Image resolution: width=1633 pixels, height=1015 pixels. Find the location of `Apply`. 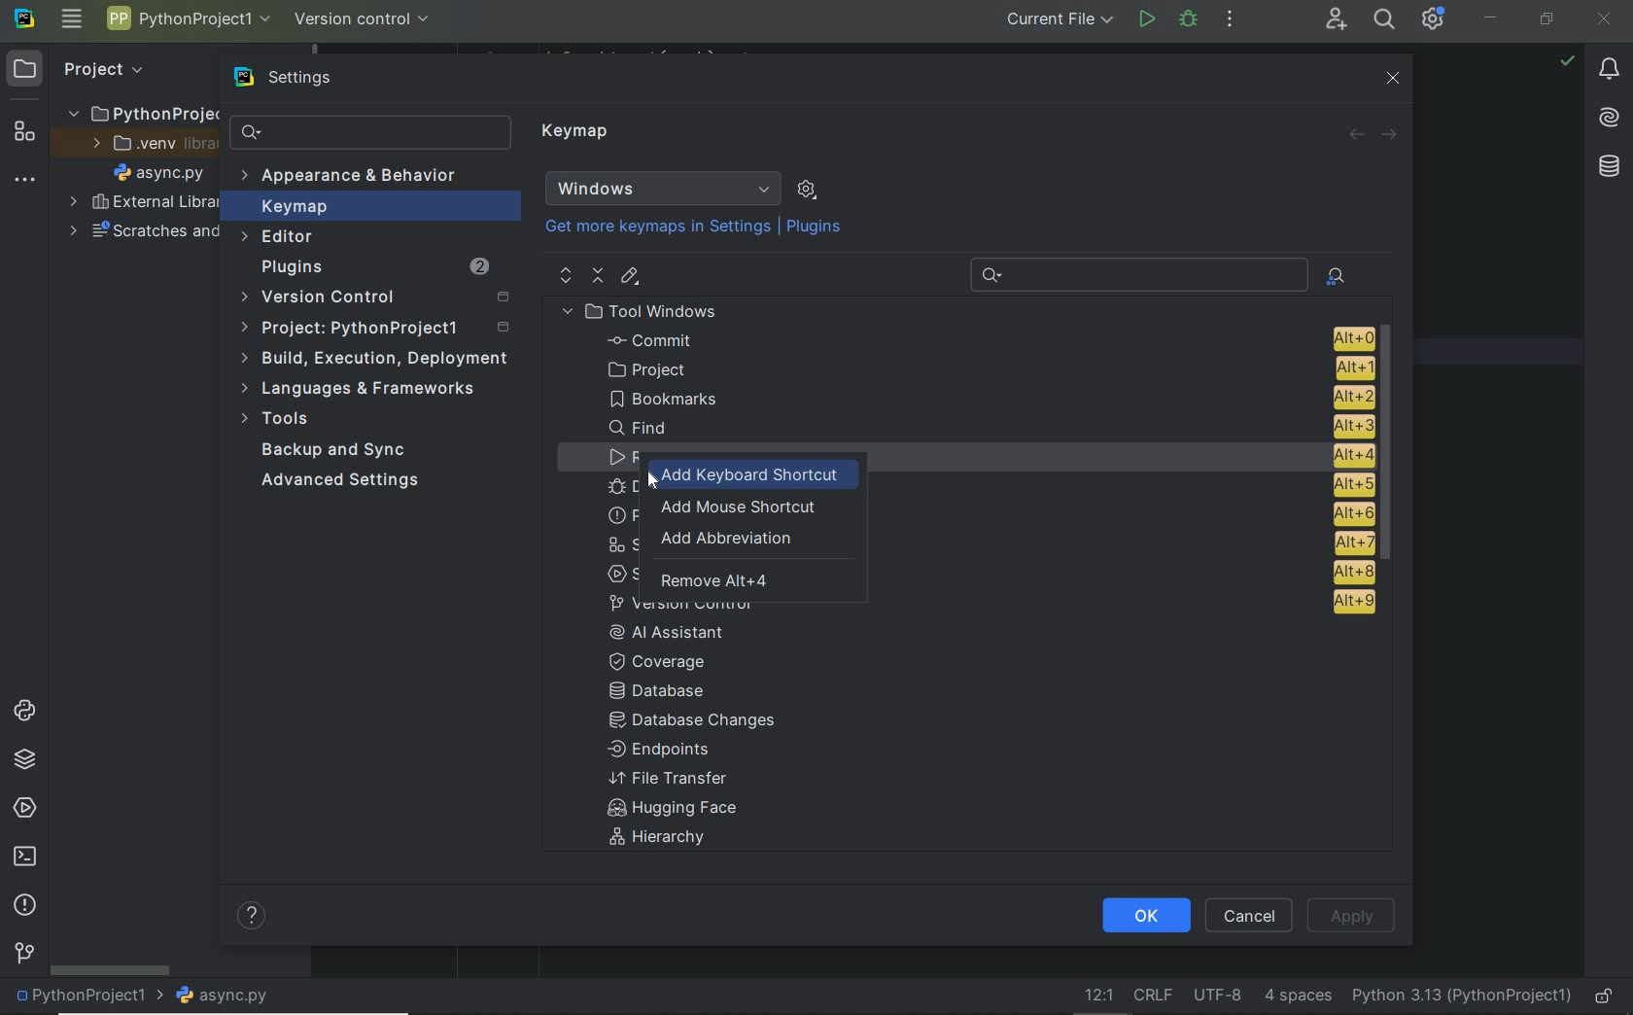

Apply is located at coordinates (1351, 914).